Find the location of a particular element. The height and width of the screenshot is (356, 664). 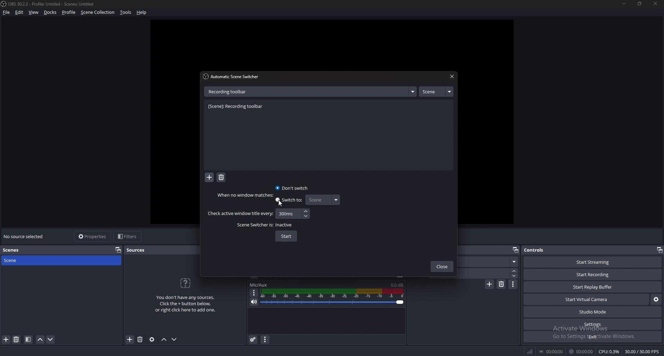

name input is located at coordinates (229, 91).